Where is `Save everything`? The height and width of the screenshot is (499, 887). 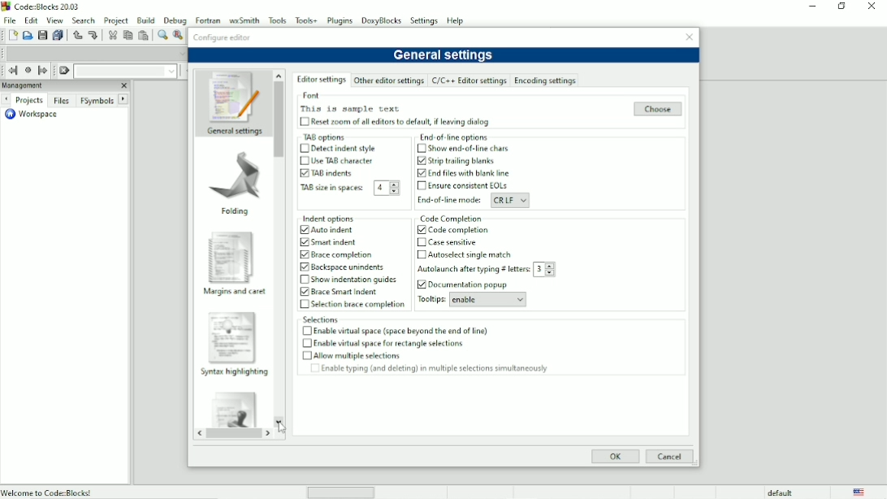
Save everything is located at coordinates (57, 35).